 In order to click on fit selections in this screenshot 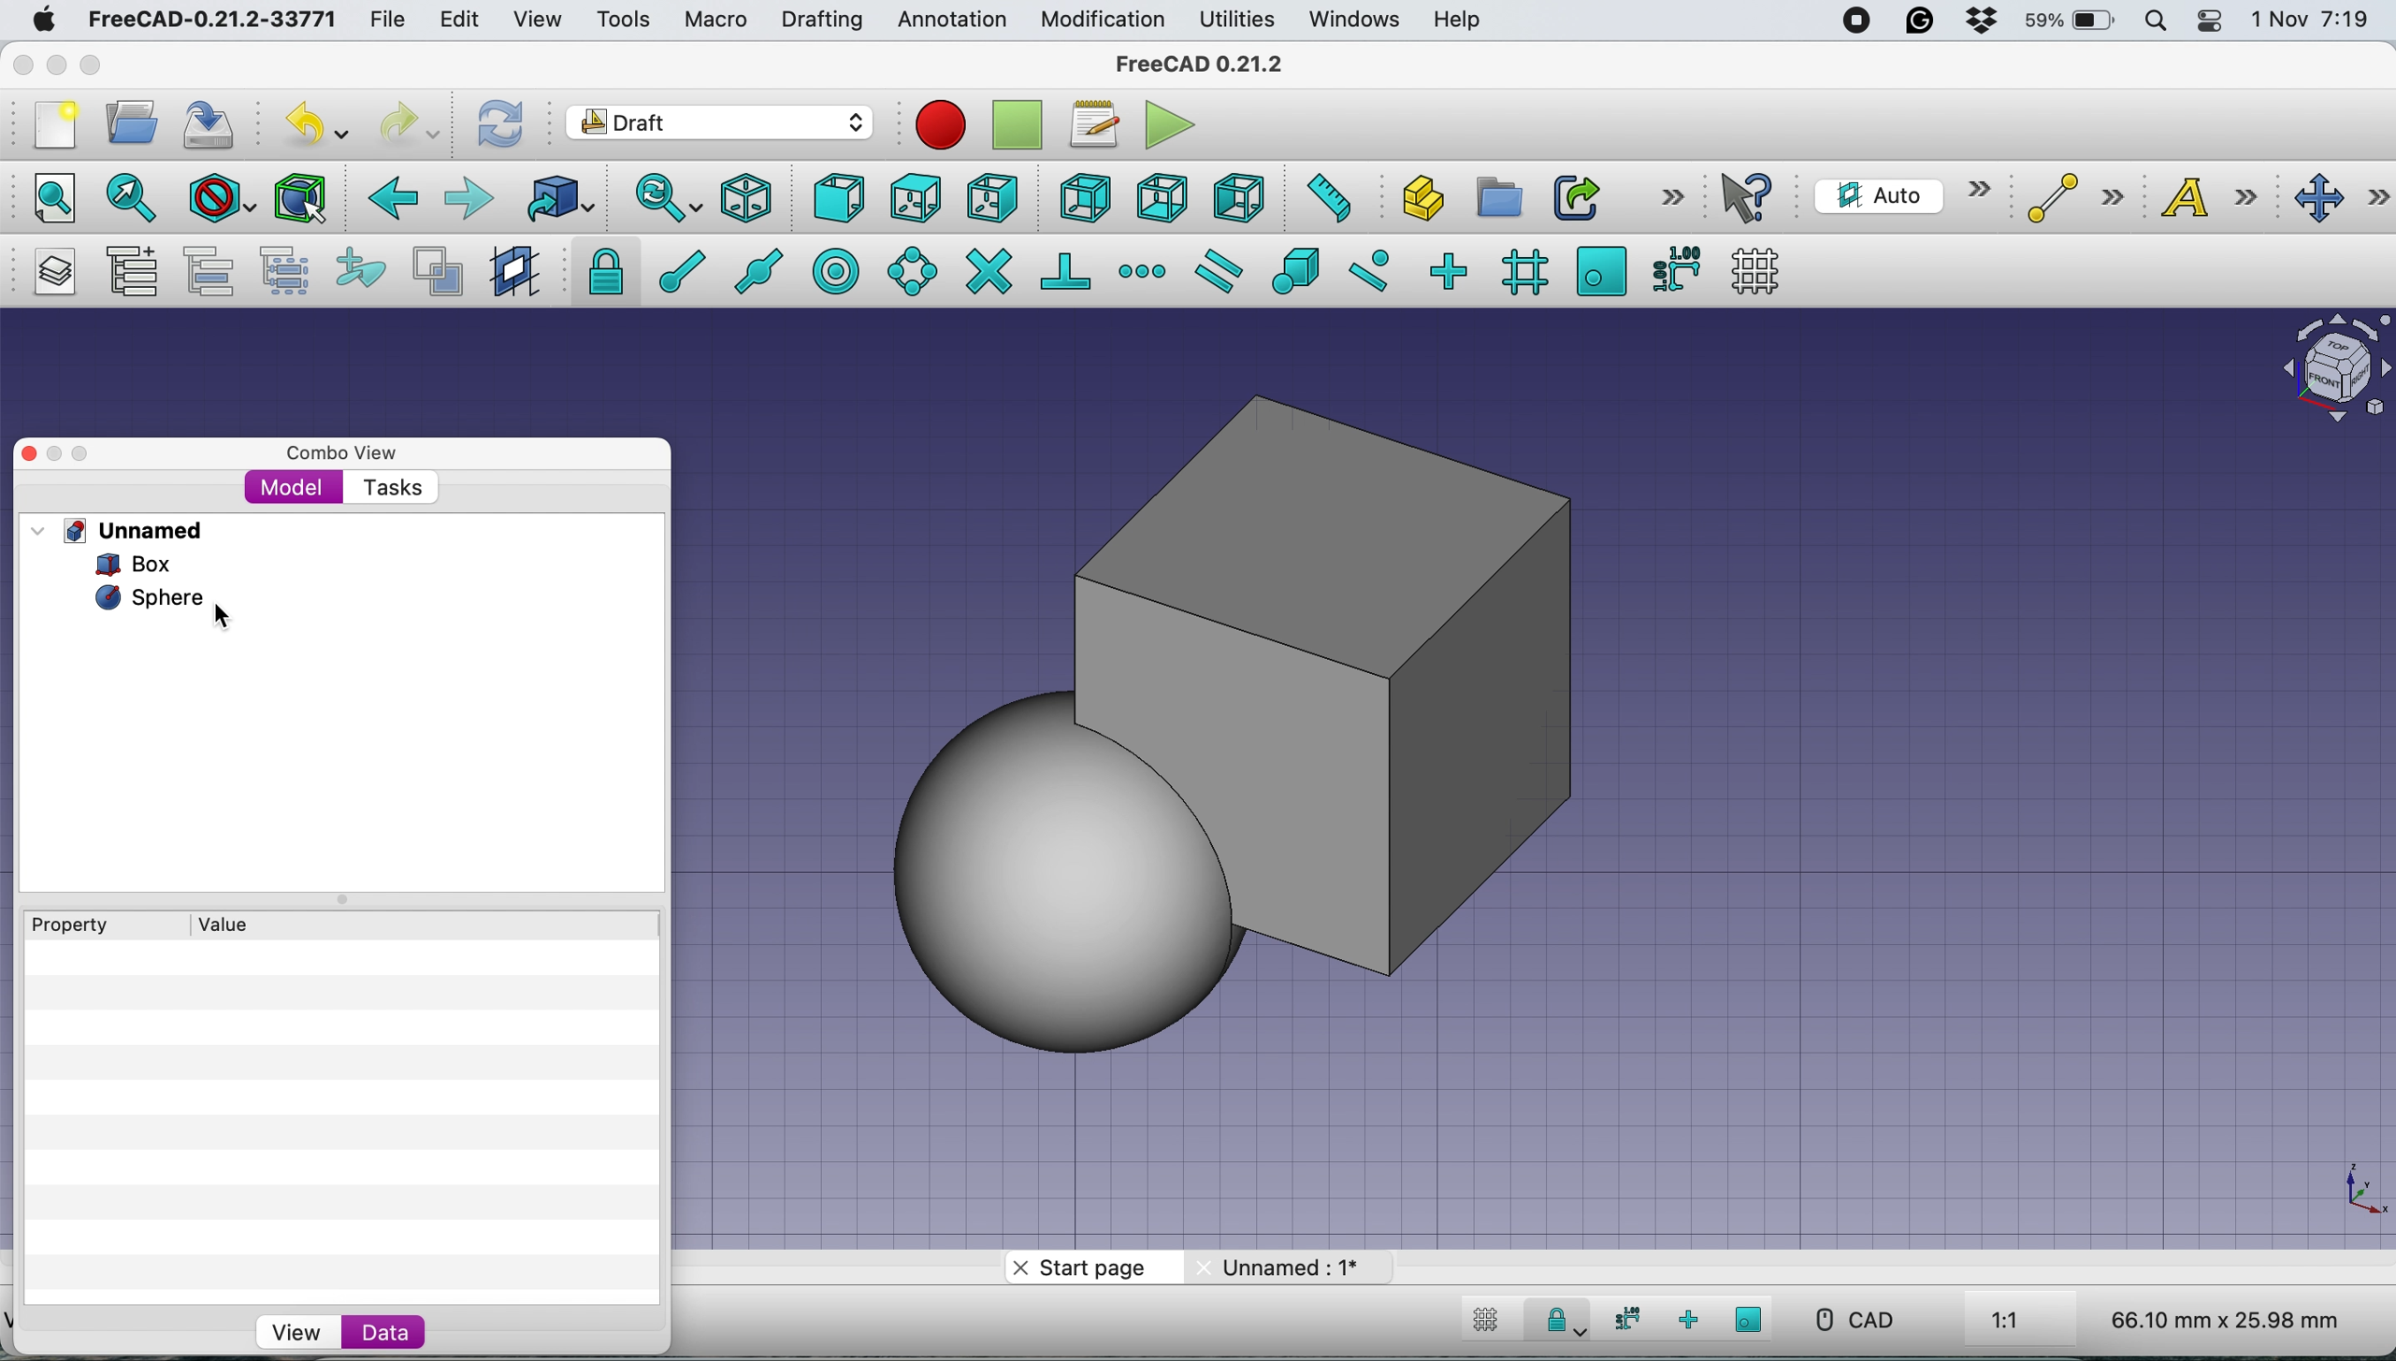, I will do `click(137, 196)`.